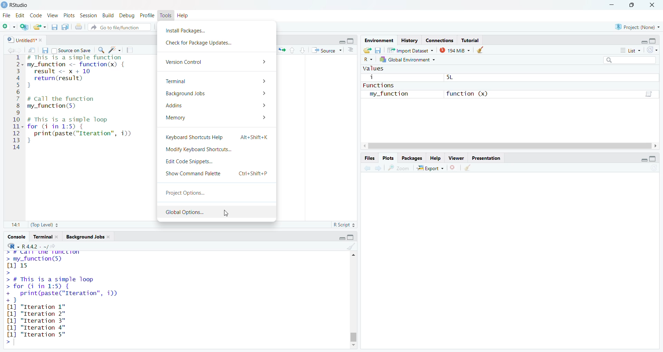 The height and width of the screenshot is (352, 663). What do you see at coordinates (470, 40) in the screenshot?
I see `Tutorial` at bounding box center [470, 40].